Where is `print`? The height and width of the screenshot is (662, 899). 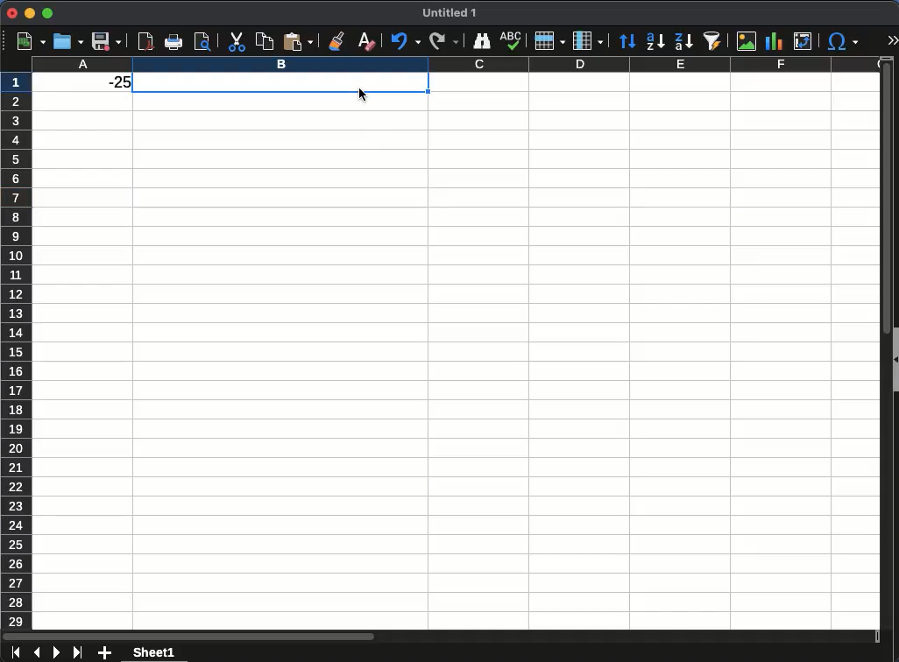
print is located at coordinates (174, 42).